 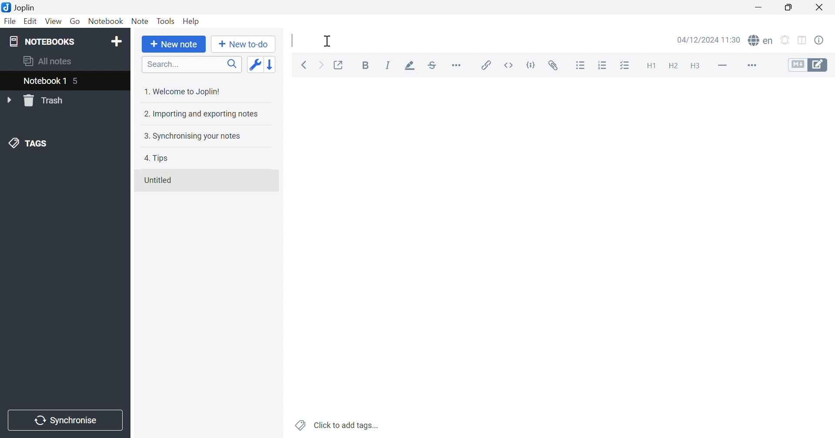 What do you see at coordinates (338, 65) in the screenshot?
I see `Toggle external editing` at bounding box center [338, 65].